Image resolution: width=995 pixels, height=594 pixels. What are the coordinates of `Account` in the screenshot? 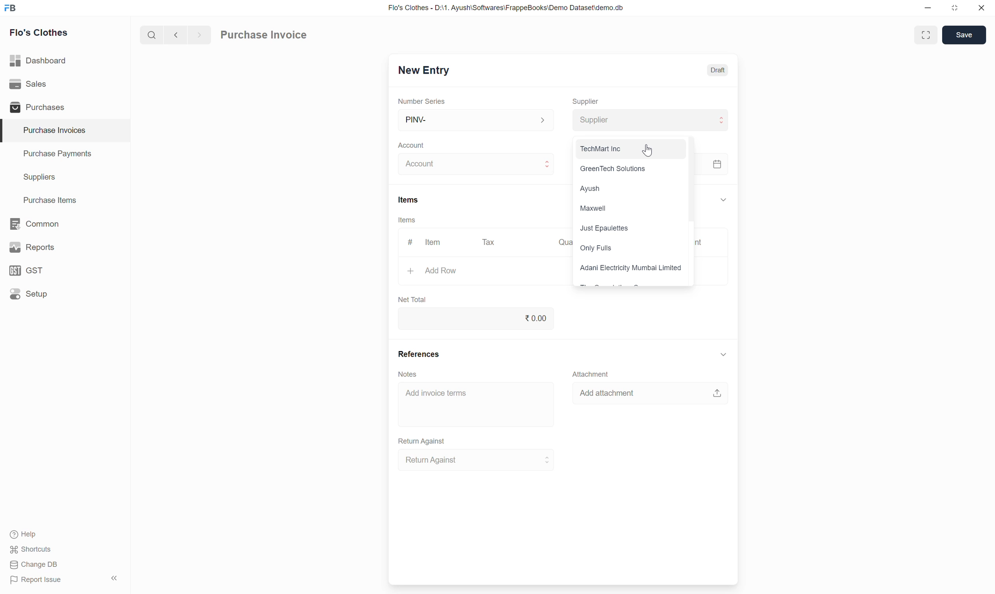 It's located at (477, 164).